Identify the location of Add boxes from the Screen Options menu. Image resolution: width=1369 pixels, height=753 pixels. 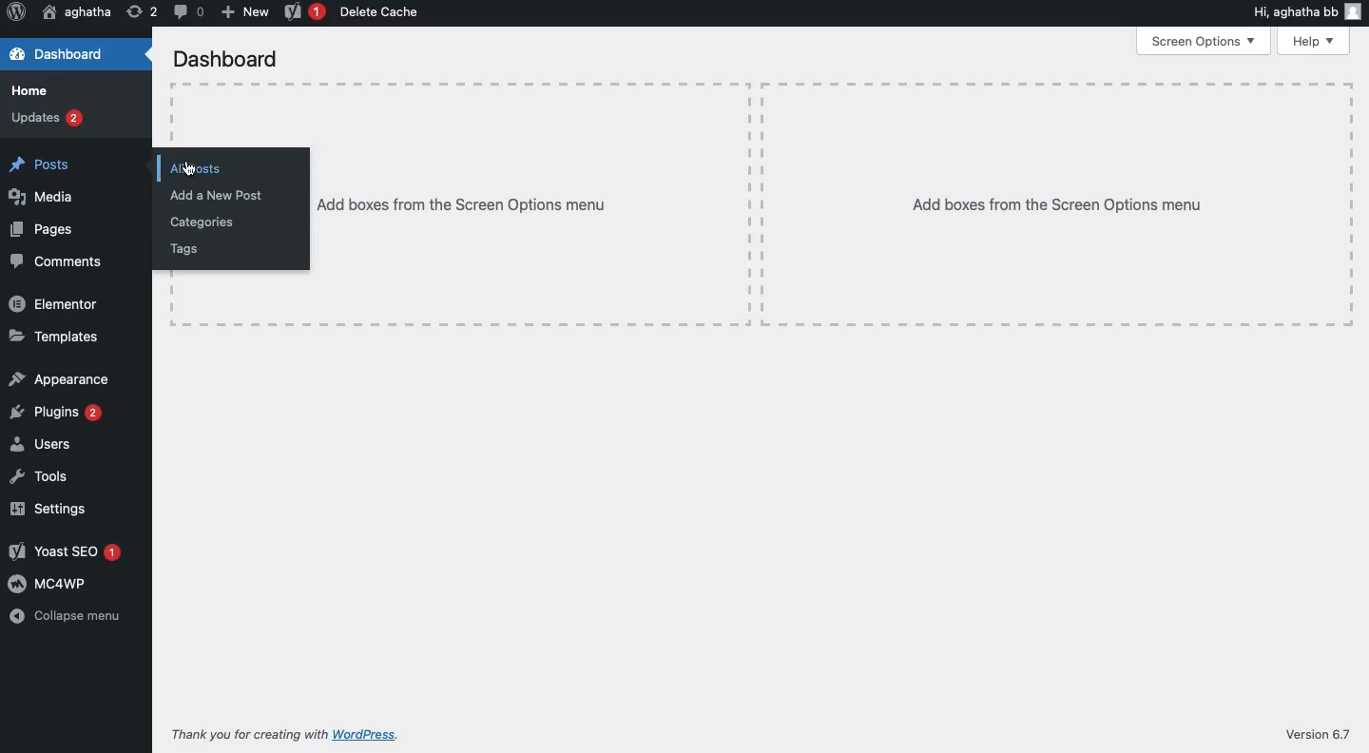
(1057, 205).